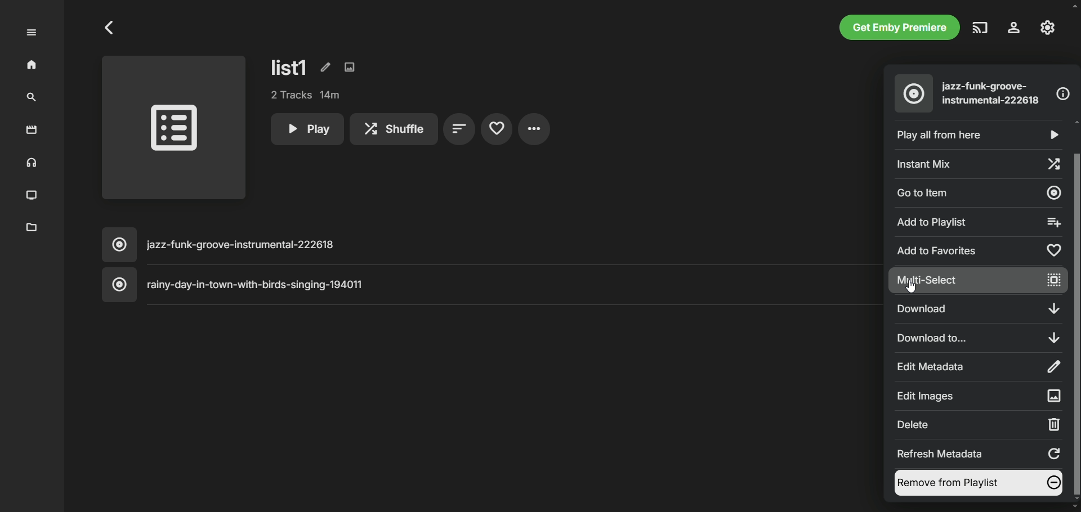 The height and width of the screenshot is (512, 1081). I want to click on play on another device, so click(981, 28).